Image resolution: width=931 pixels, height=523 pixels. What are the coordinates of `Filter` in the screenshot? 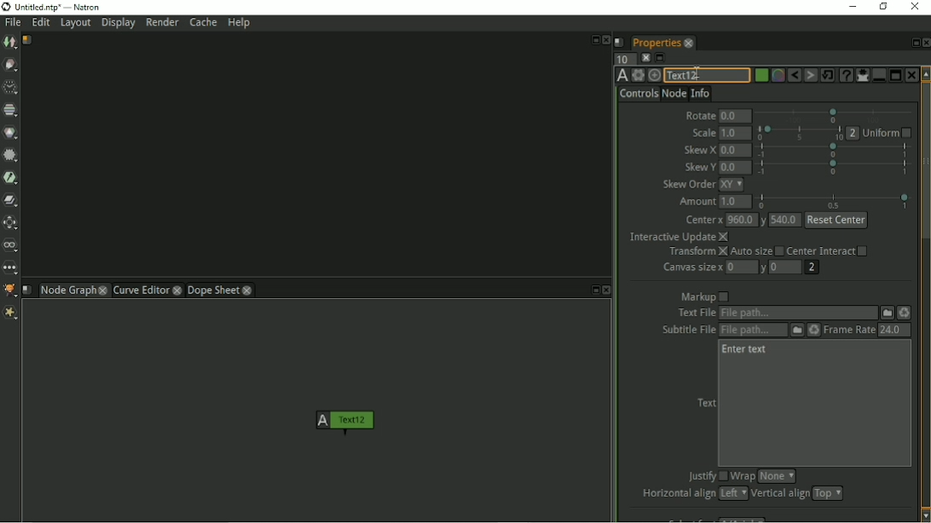 It's located at (11, 158).